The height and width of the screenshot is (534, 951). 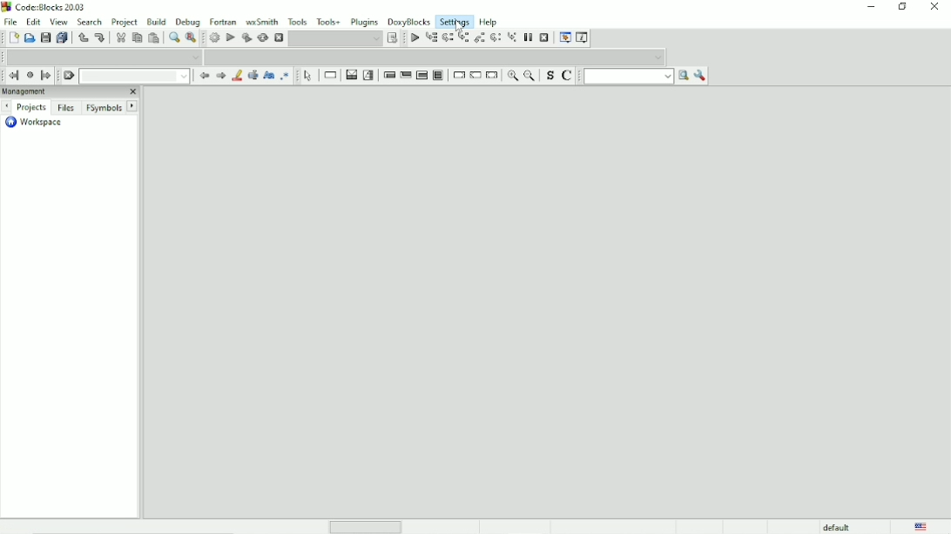 What do you see at coordinates (30, 107) in the screenshot?
I see `Projects` at bounding box center [30, 107].